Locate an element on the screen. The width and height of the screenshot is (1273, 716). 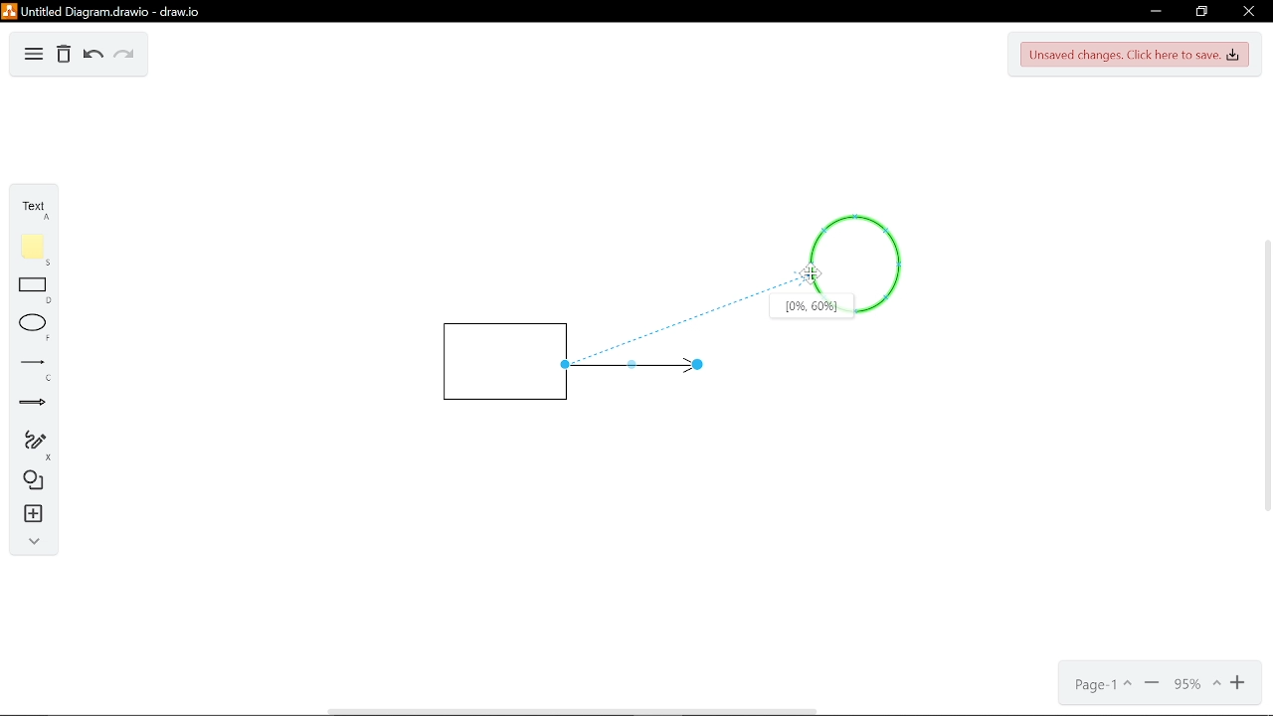
Diagram is located at coordinates (30, 479).